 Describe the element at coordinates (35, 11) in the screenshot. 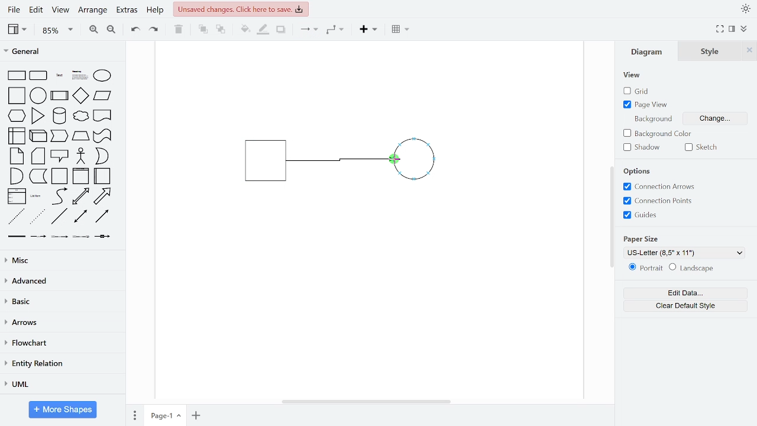

I see `edit` at that location.